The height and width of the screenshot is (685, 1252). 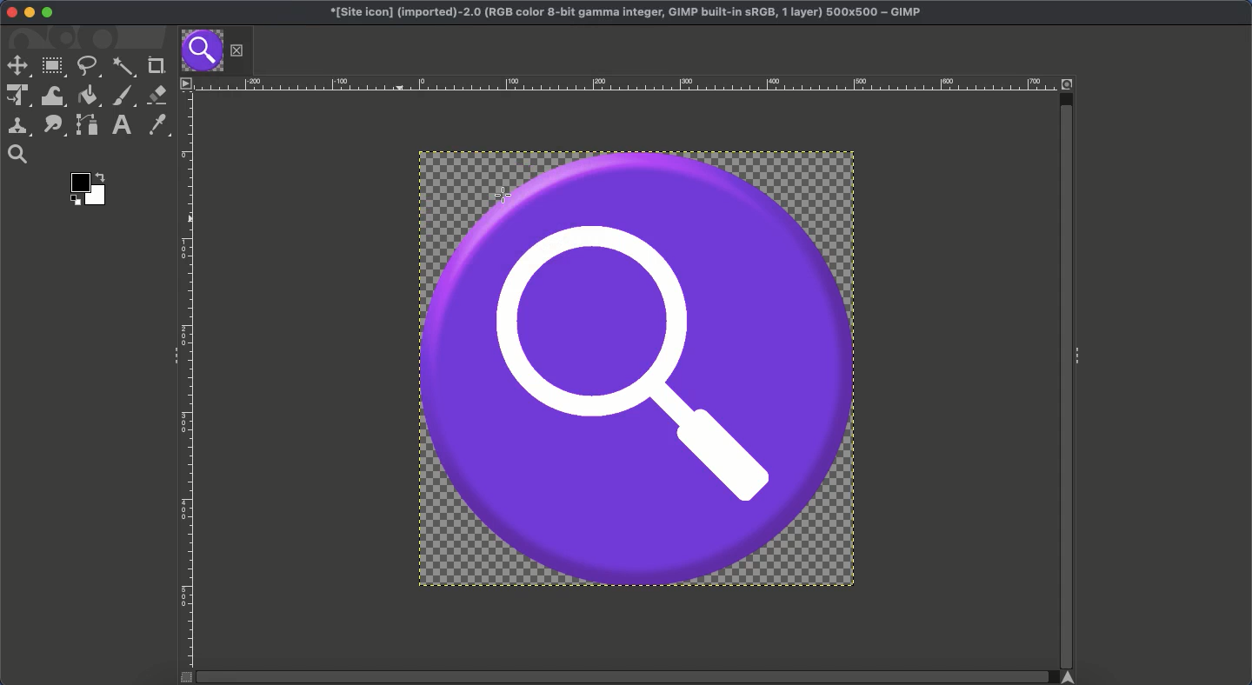 What do you see at coordinates (51, 96) in the screenshot?
I see `Warp transformation` at bounding box center [51, 96].